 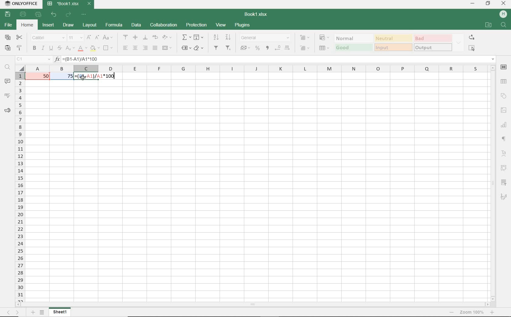 What do you see at coordinates (7, 111) in the screenshot?
I see `feedback & support` at bounding box center [7, 111].